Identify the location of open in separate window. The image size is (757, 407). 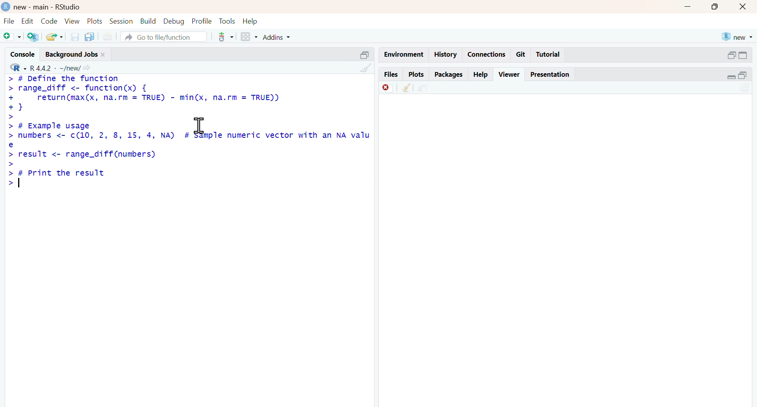
(743, 75).